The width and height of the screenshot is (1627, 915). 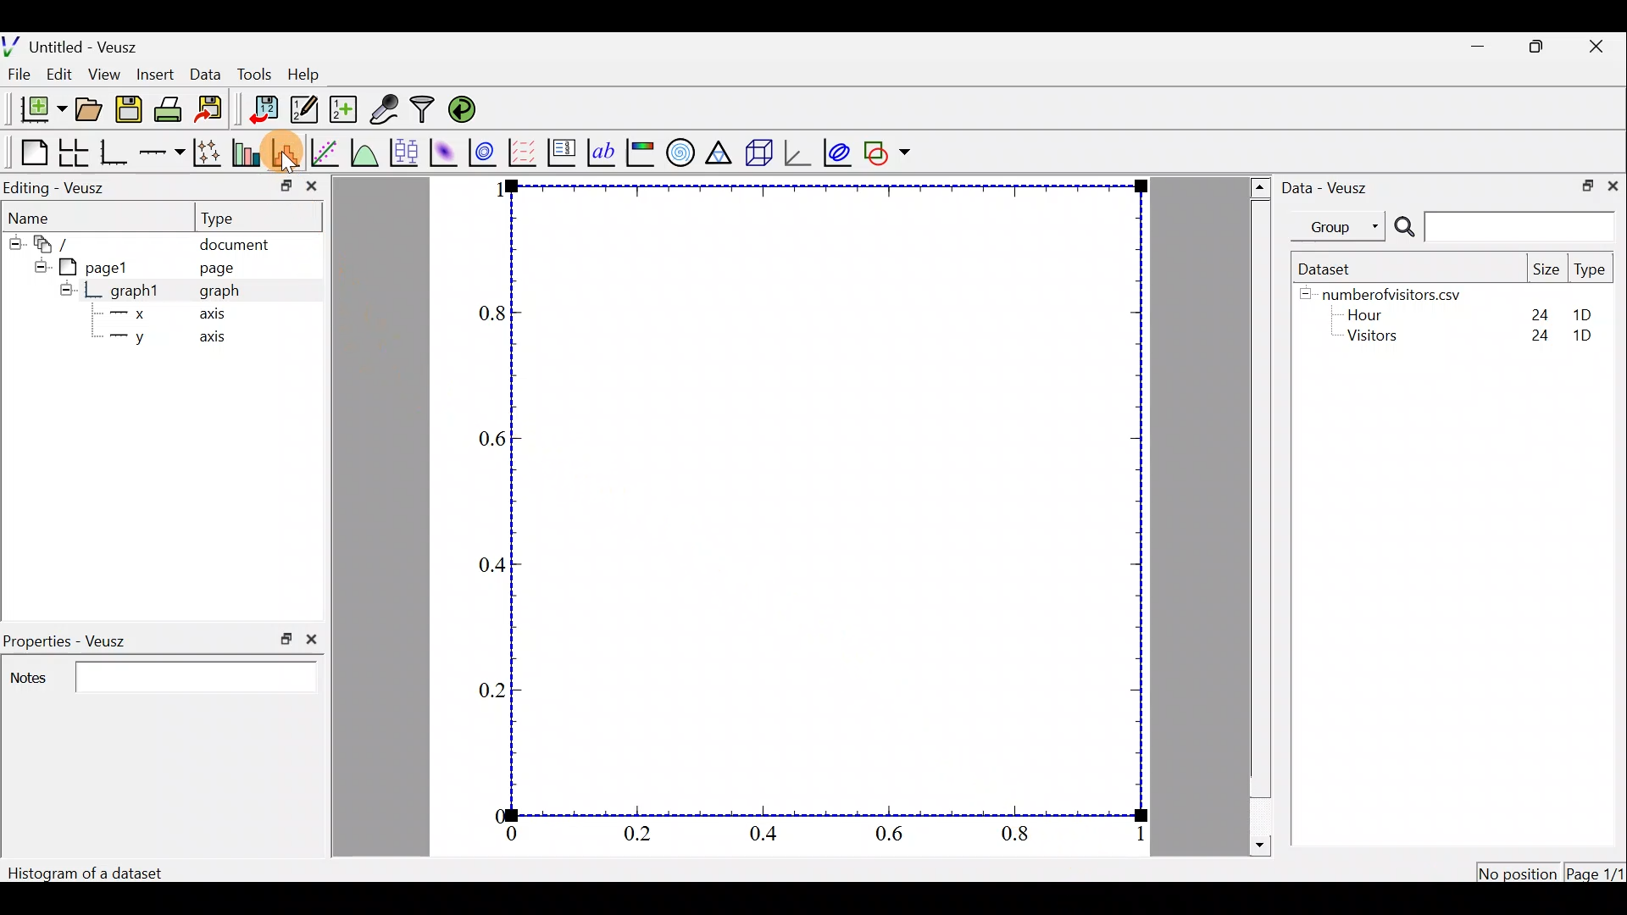 I want to click on No position, so click(x=1519, y=871).